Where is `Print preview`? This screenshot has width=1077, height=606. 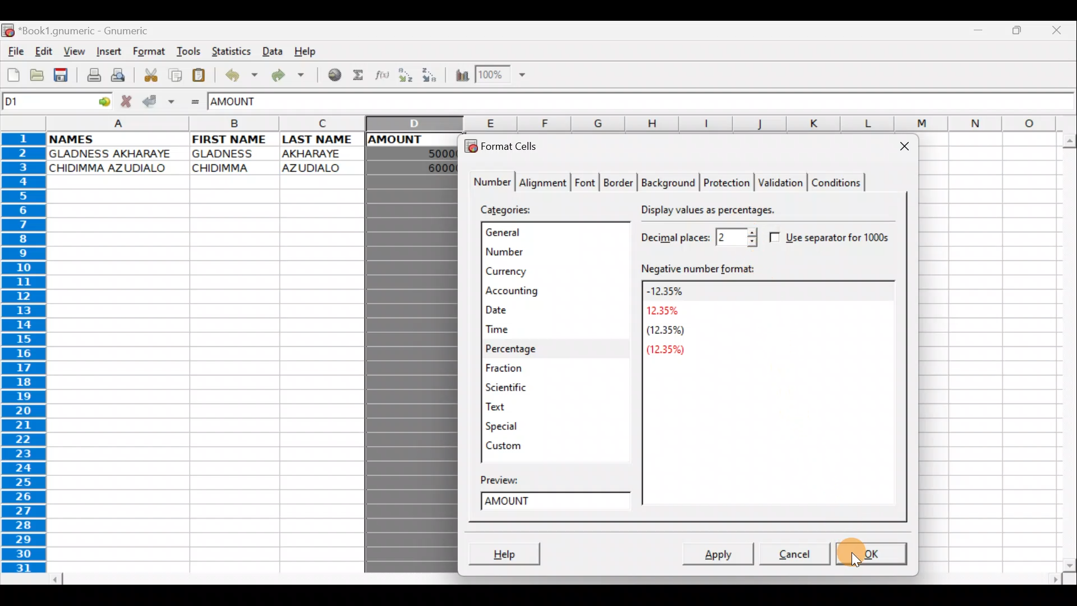
Print preview is located at coordinates (120, 75).